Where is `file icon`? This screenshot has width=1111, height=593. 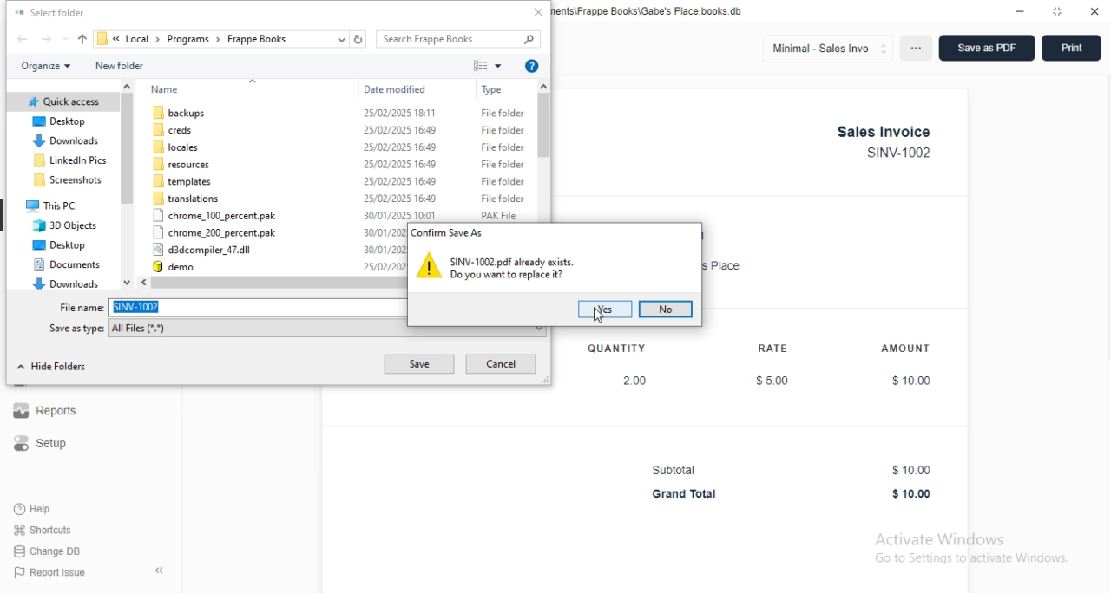
file icon is located at coordinates (102, 38).